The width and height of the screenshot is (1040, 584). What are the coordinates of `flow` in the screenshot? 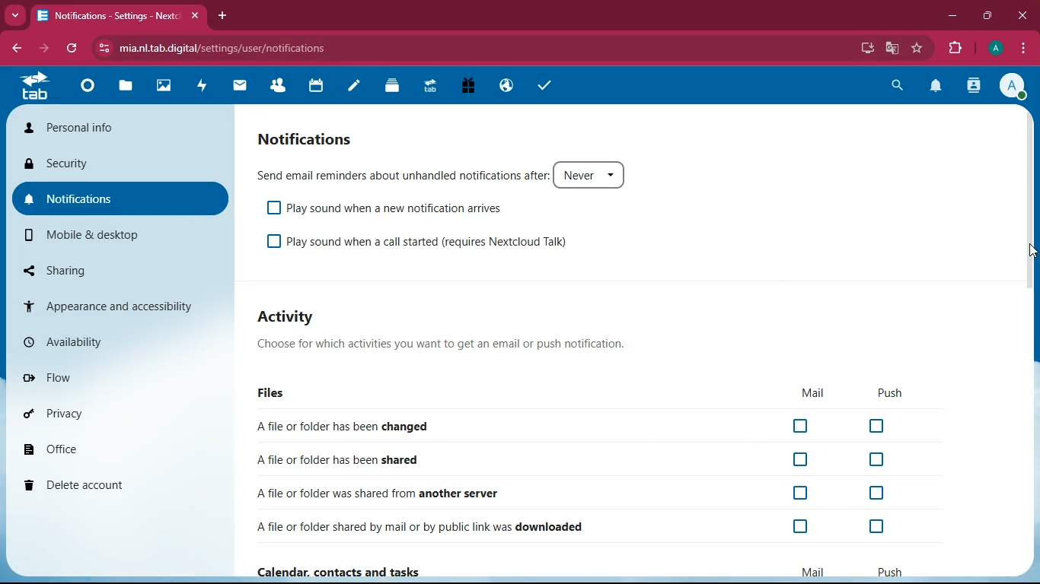 It's located at (117, 375).